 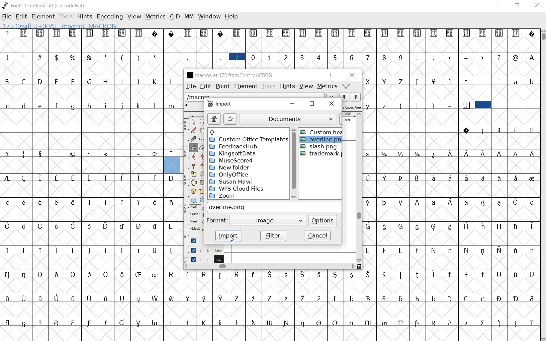 What do you see at coordinates (482, 225) in the screenshot?
I see `Symbol` at bounding box center [482, 225].